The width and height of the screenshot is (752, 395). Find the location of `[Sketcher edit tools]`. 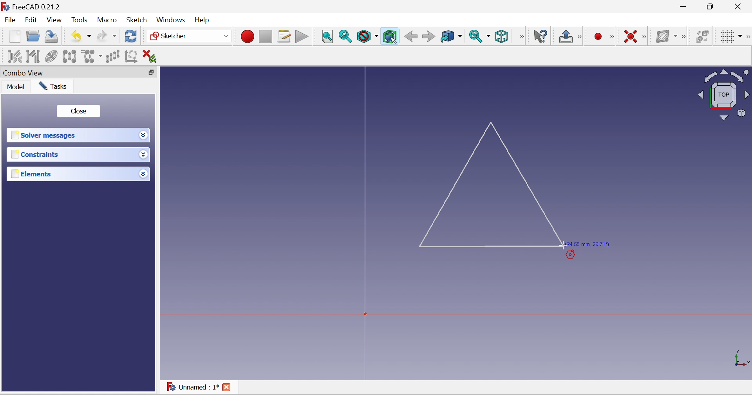

[Sketcher edit tools] is located at coordinates (747, 37).